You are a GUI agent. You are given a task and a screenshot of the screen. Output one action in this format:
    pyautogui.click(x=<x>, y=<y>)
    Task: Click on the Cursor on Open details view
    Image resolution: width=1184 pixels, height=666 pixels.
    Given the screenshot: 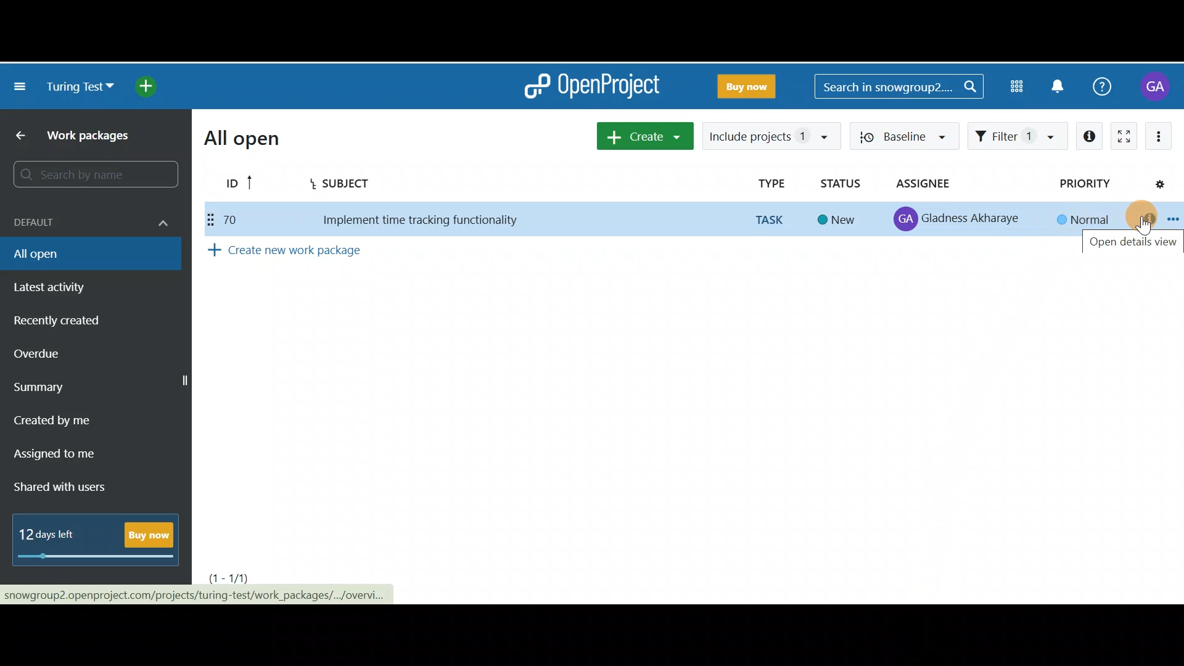 What is the action you would take?
    pyautogui.click(x=1143, y=217)
    